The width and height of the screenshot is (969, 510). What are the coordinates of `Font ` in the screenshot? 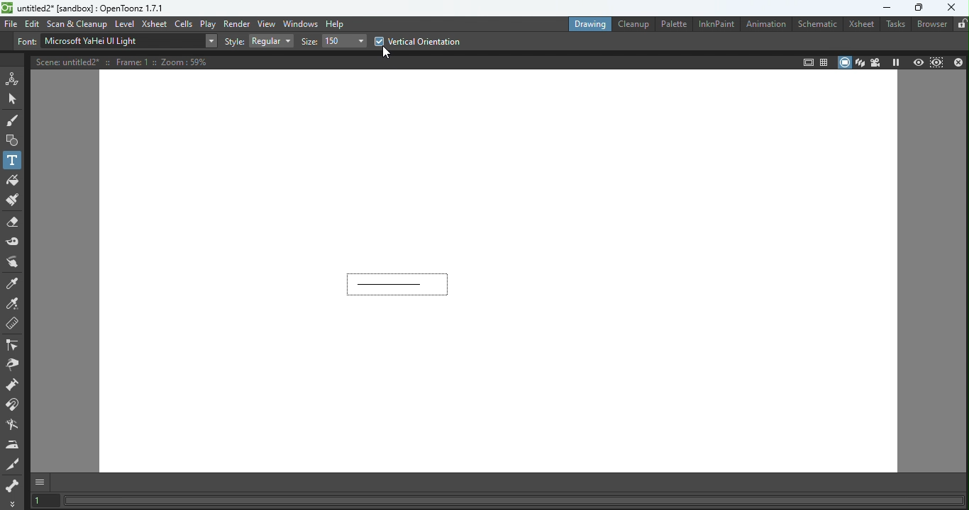 It's located at (26, 42).